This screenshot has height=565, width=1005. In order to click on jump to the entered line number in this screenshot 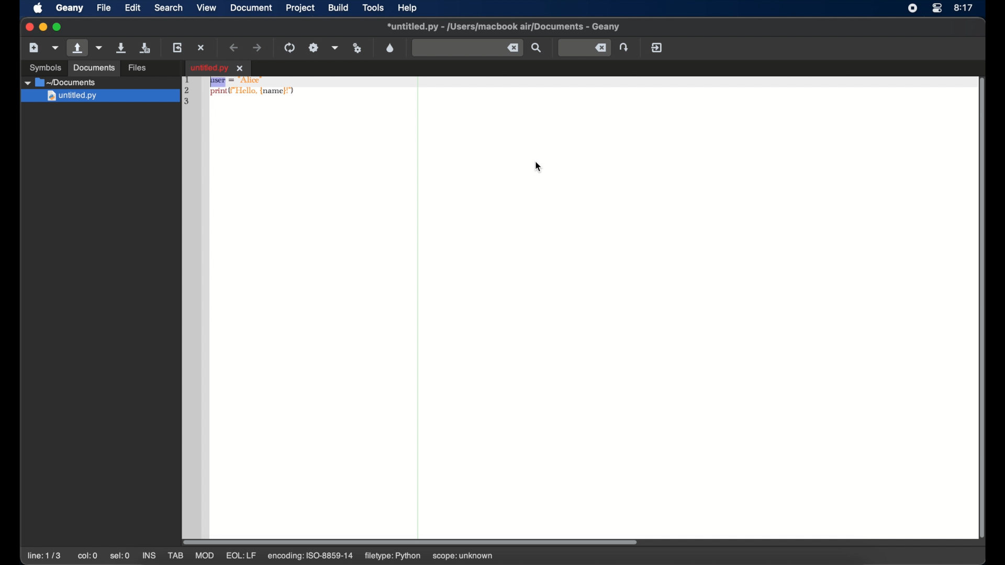, I will do `click(624, 47)`.